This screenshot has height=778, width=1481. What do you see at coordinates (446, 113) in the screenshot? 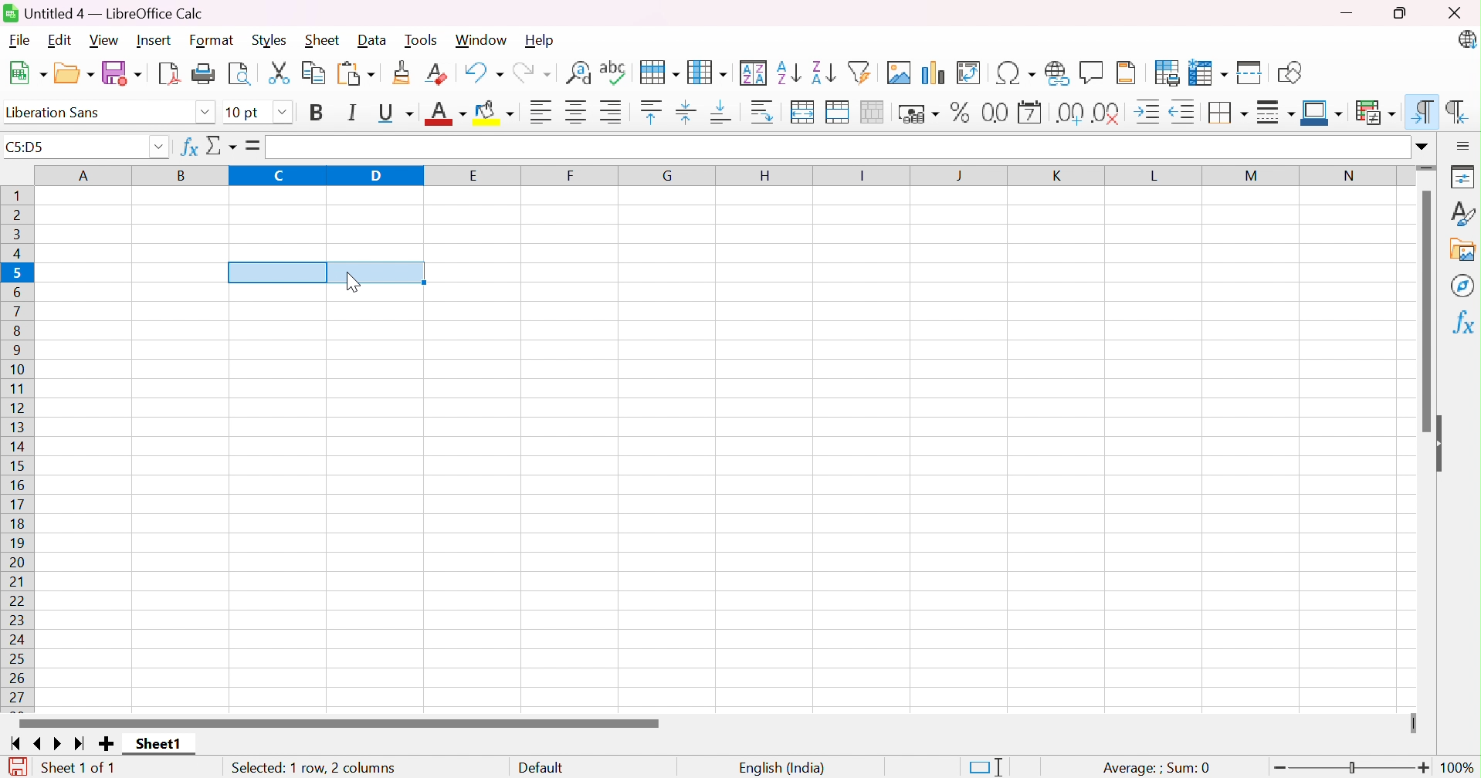
I see `Font Color` at bounding box center [446, 113].